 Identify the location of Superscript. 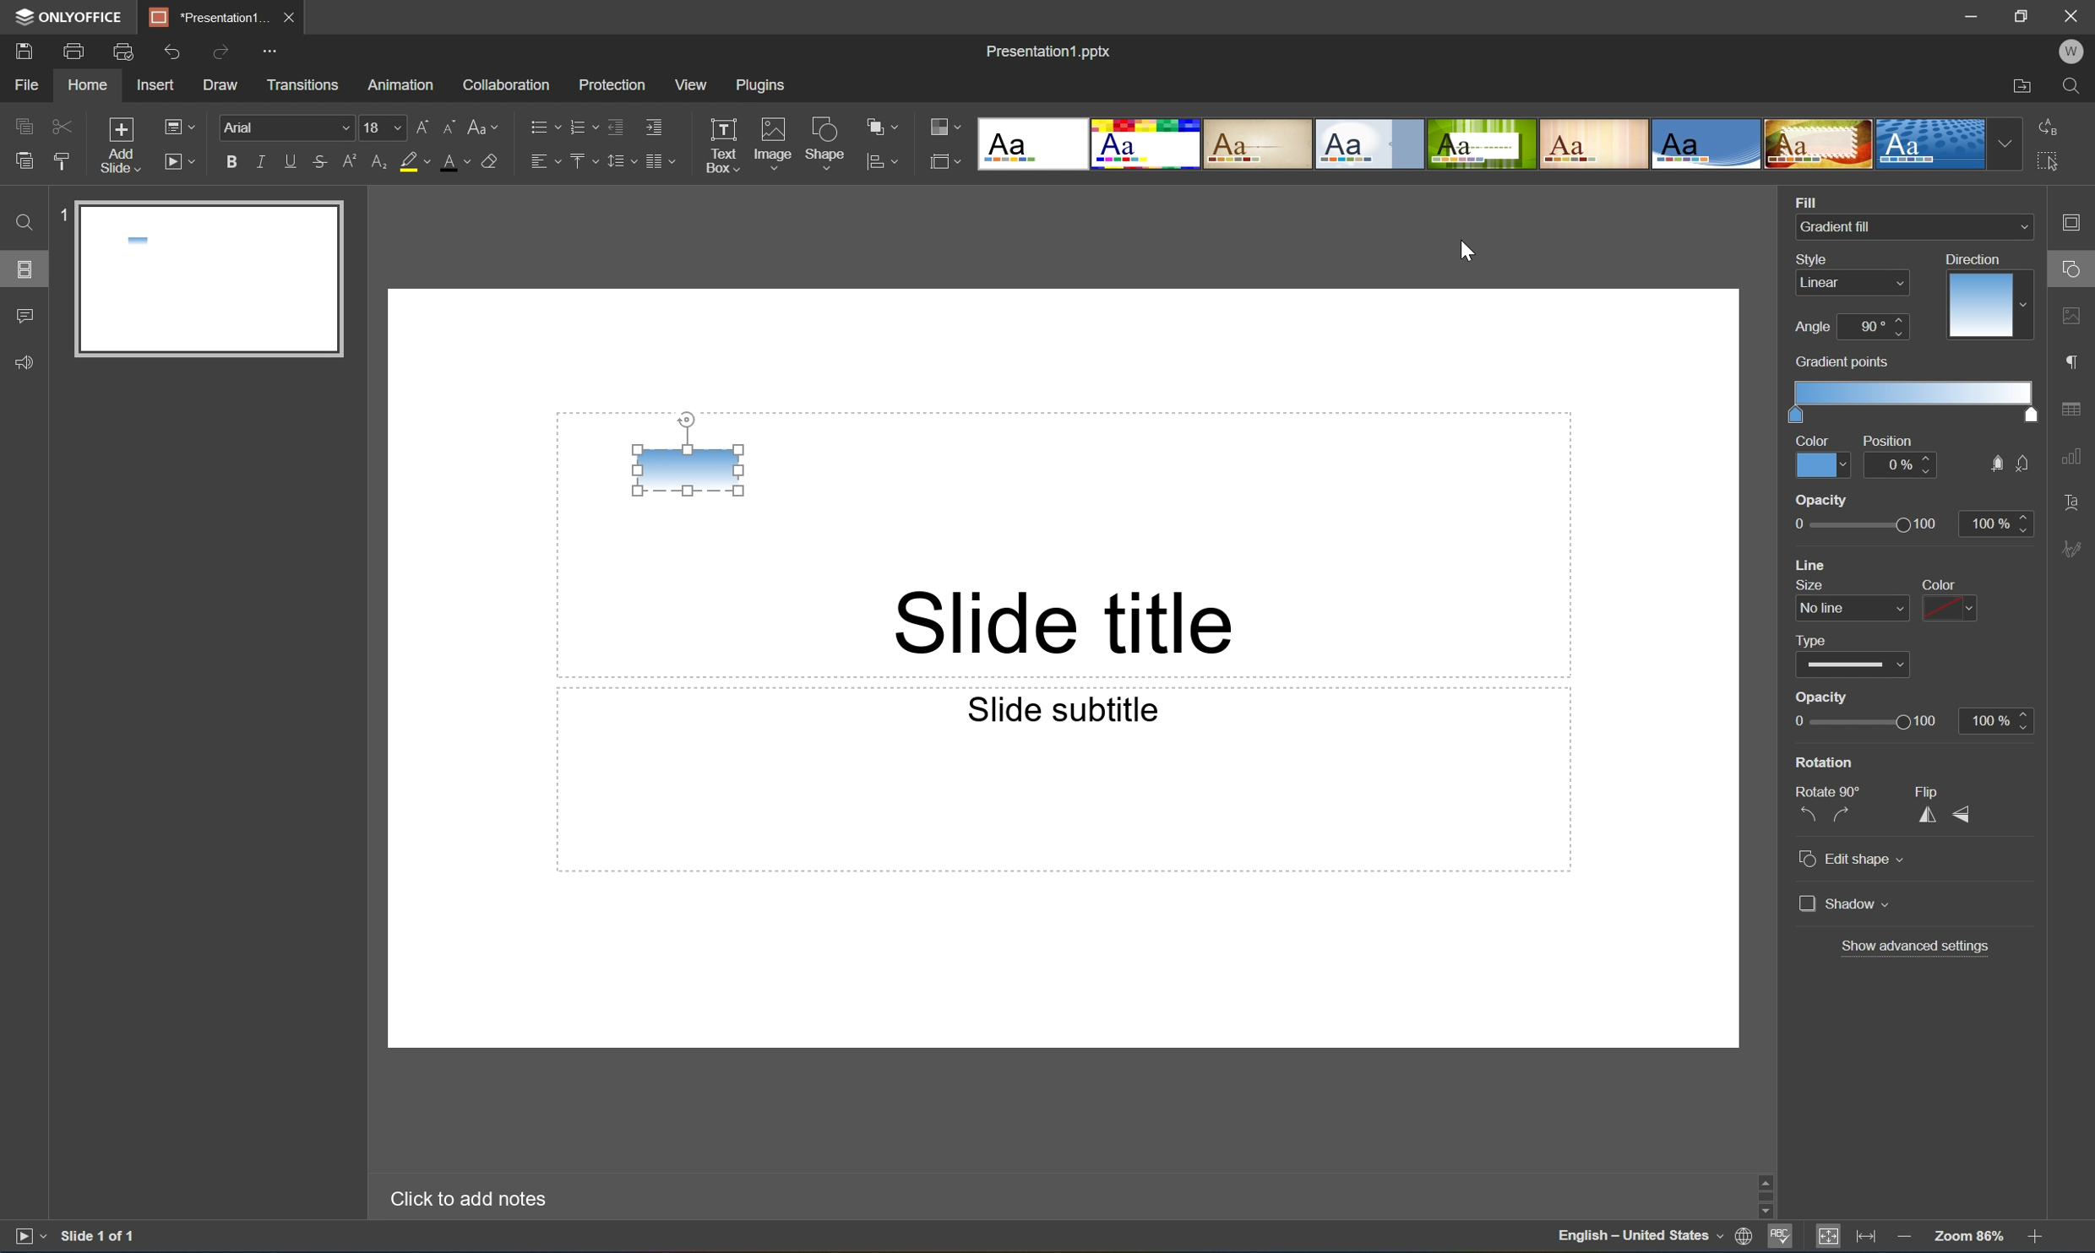
(351, 162).